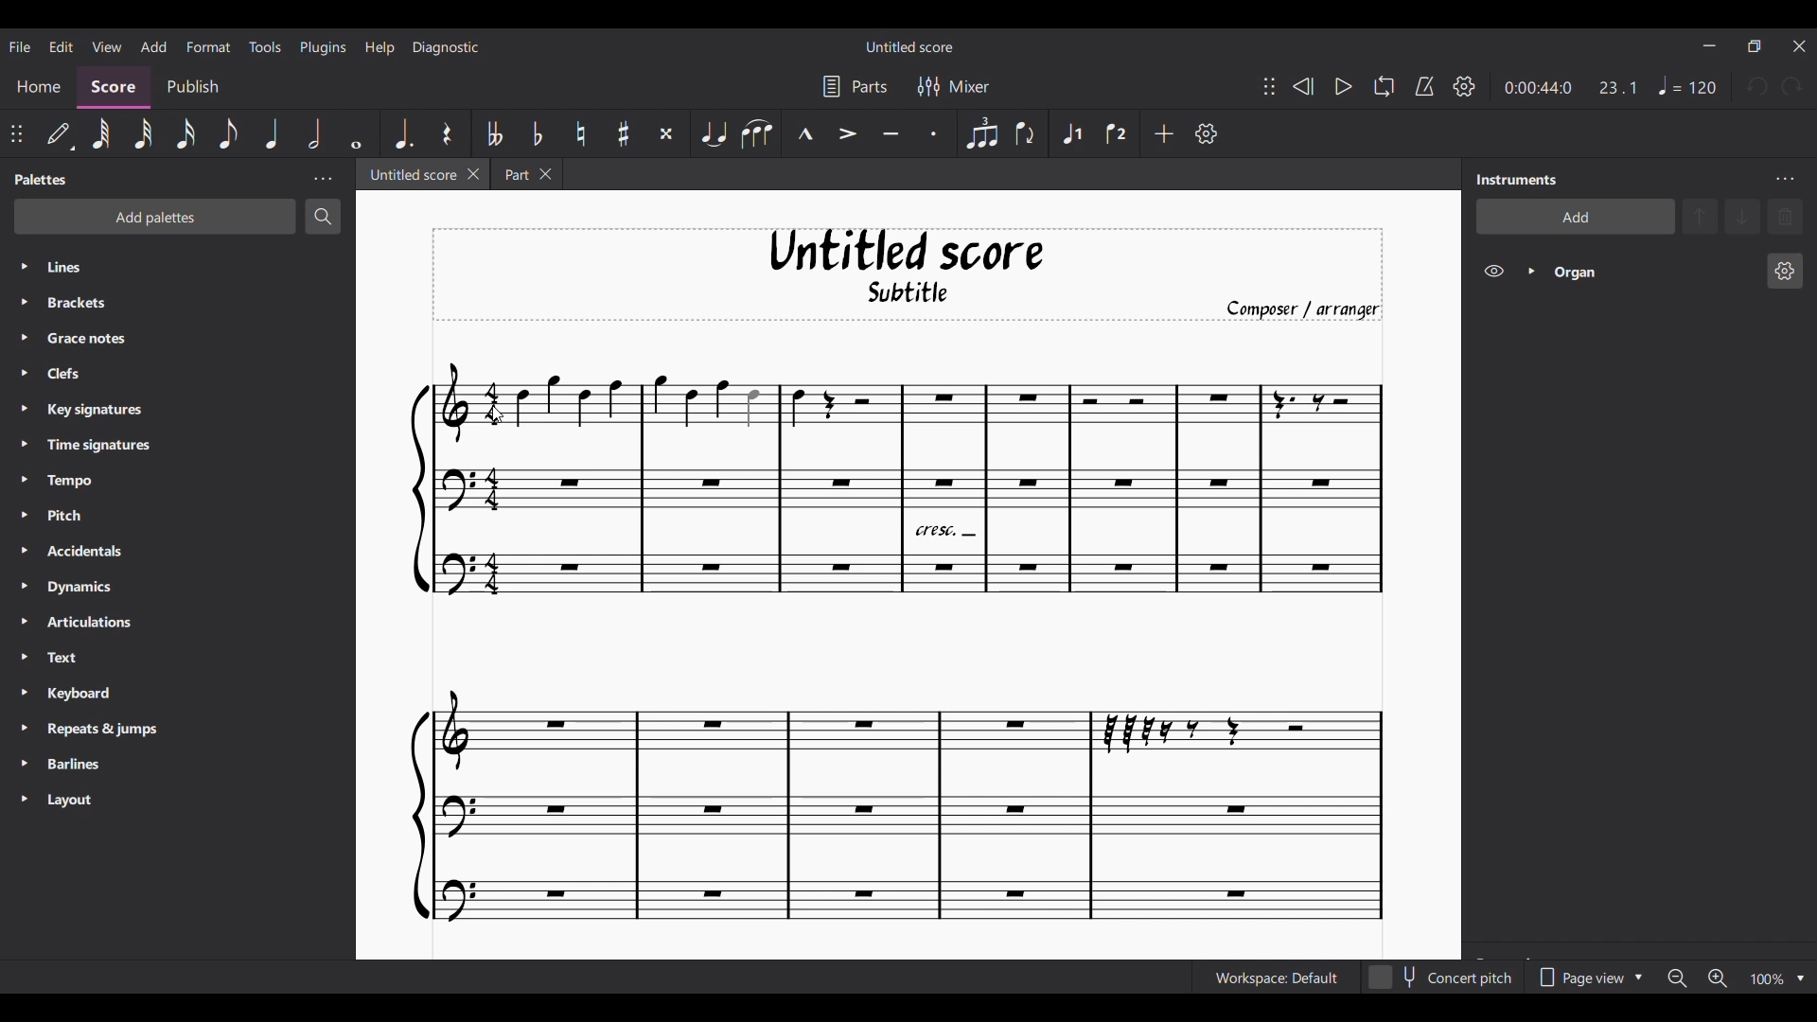  Describe the element at coordinates (100, 134) in the screenshot. I see `64th note` at that location.